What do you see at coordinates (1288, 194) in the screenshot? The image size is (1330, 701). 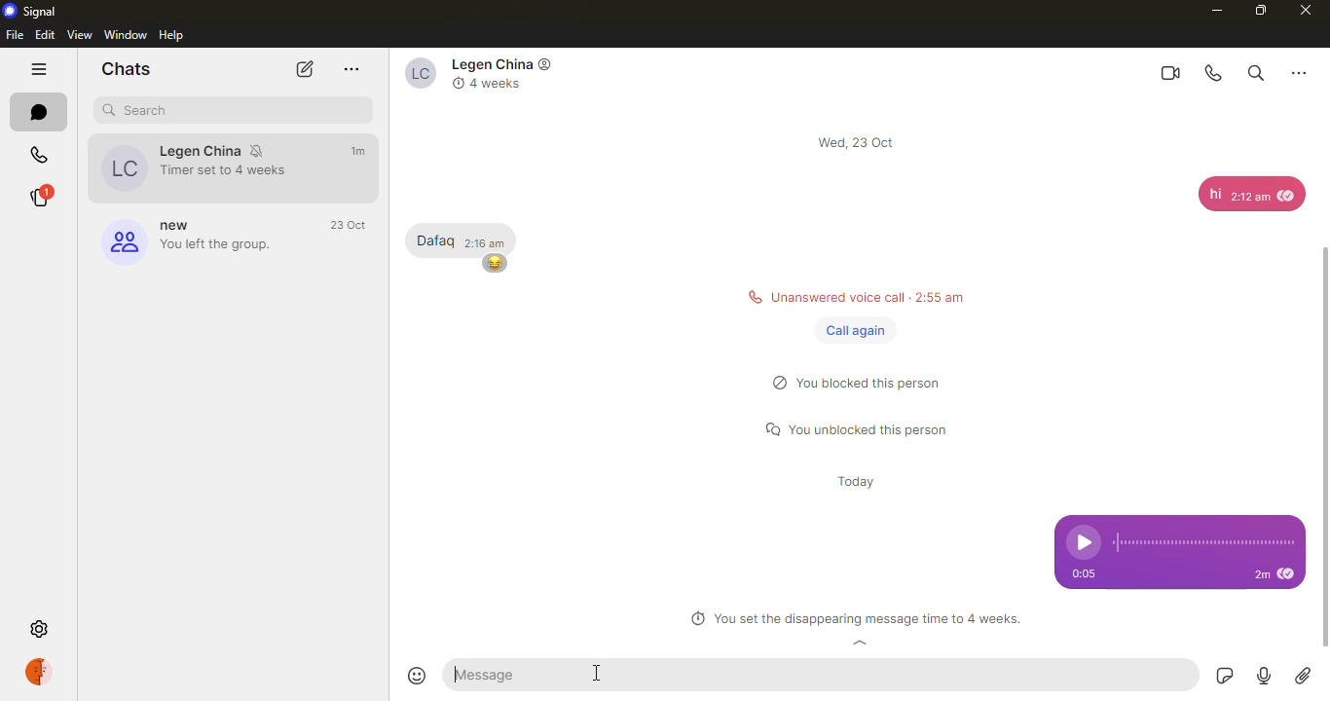 I see `seen` at bounding box center [1288, 194].